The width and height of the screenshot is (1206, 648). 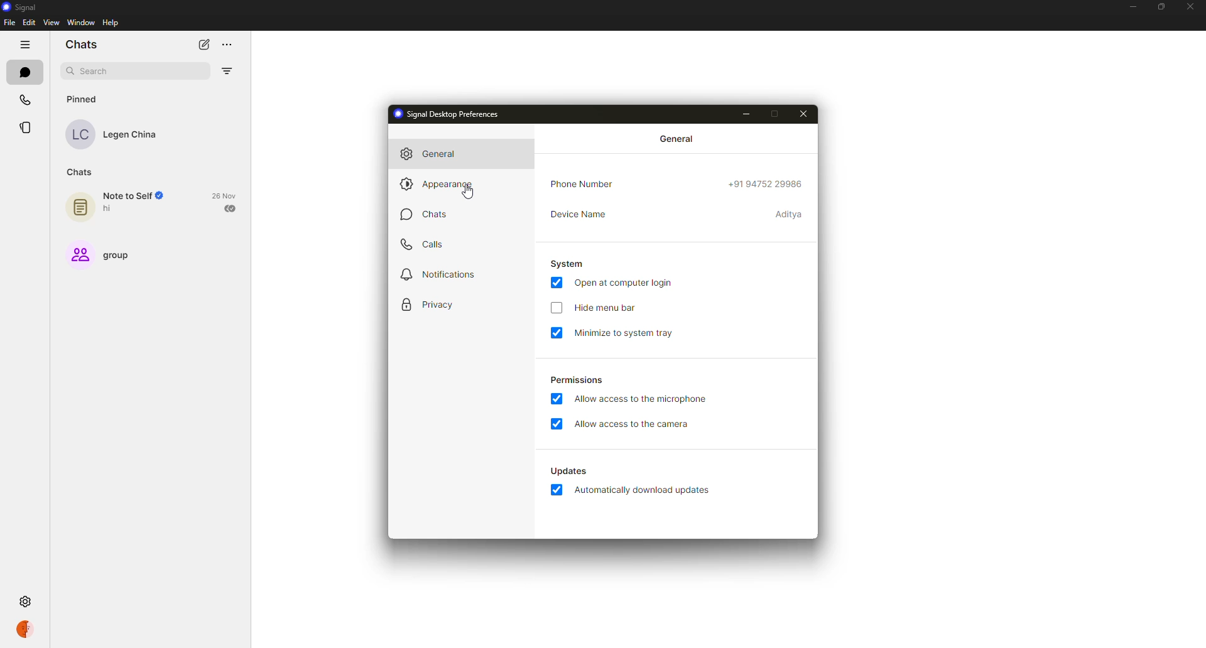 I want to click on allow access to microphone, so click(x=639, y=399).